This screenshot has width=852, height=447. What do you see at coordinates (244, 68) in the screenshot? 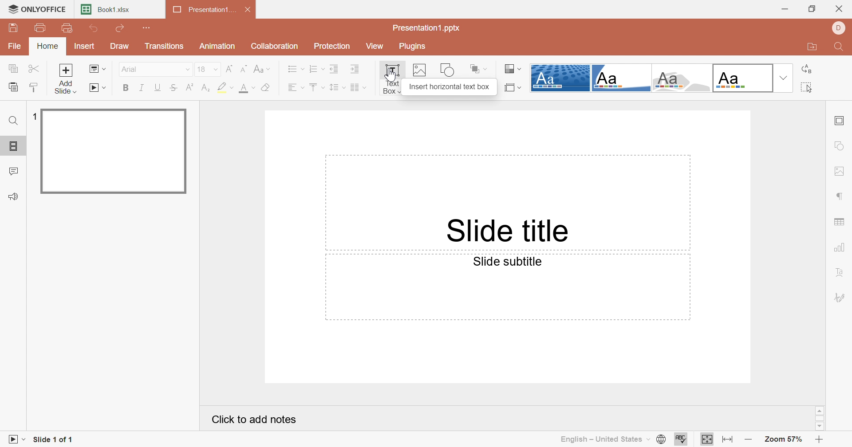
I see `Decrement font size` at bounding box center [244, 68].